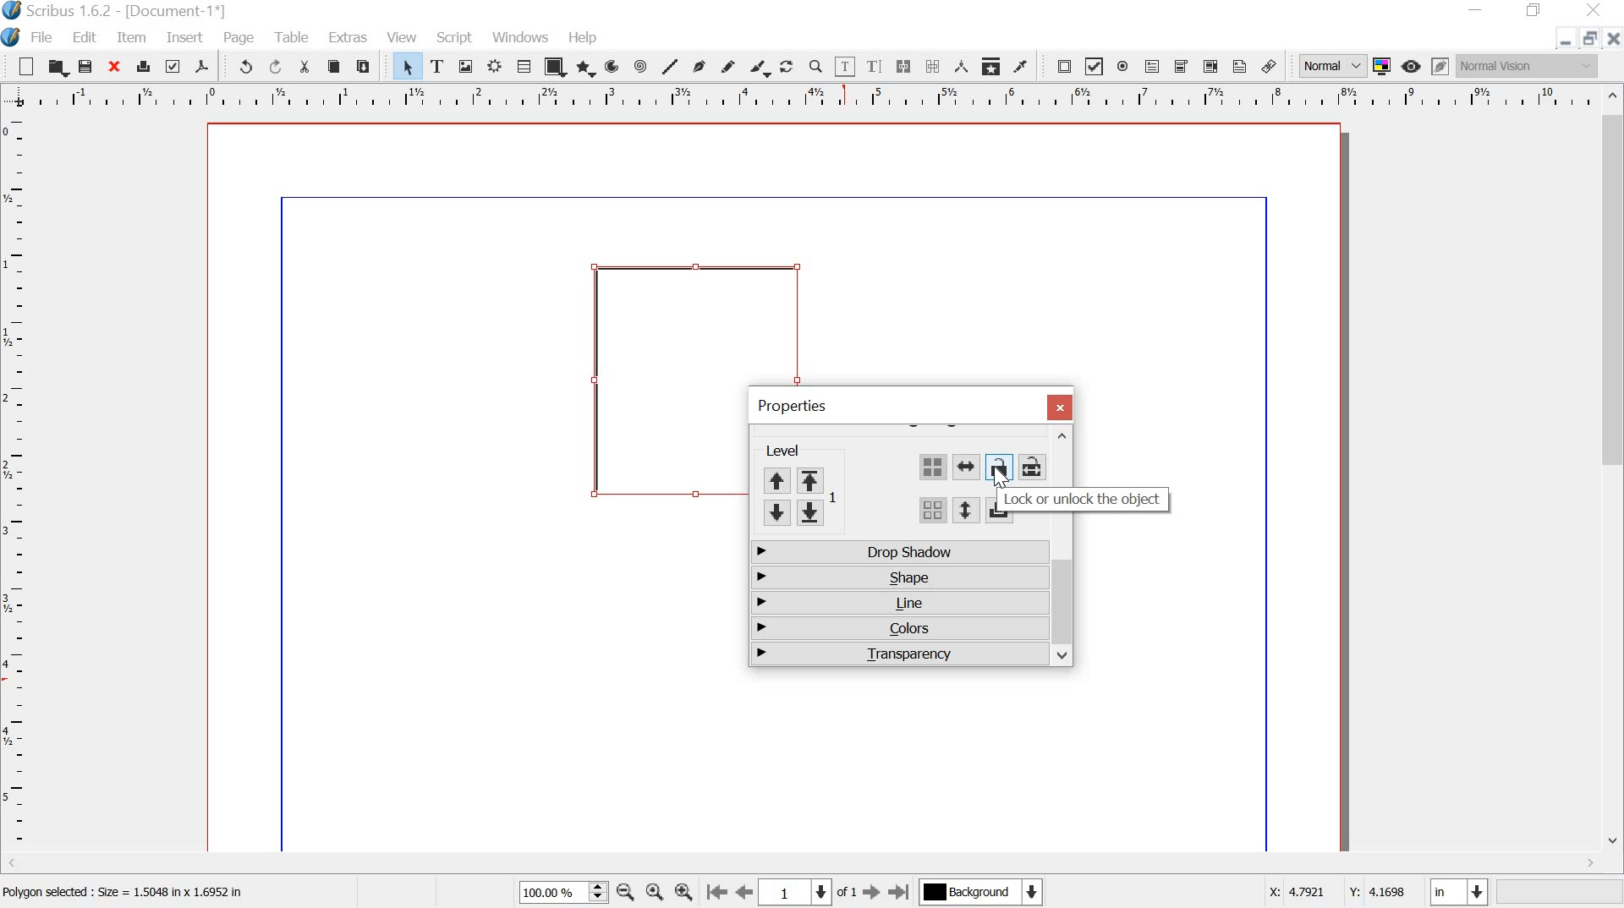  I want to click on preview mode, so click(1413, 66).